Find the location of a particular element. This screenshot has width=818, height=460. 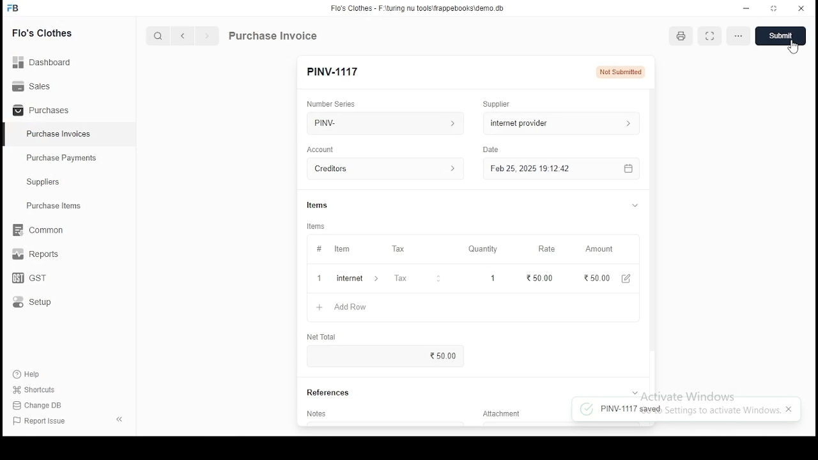

close pane is located at coordinates (118, 418).